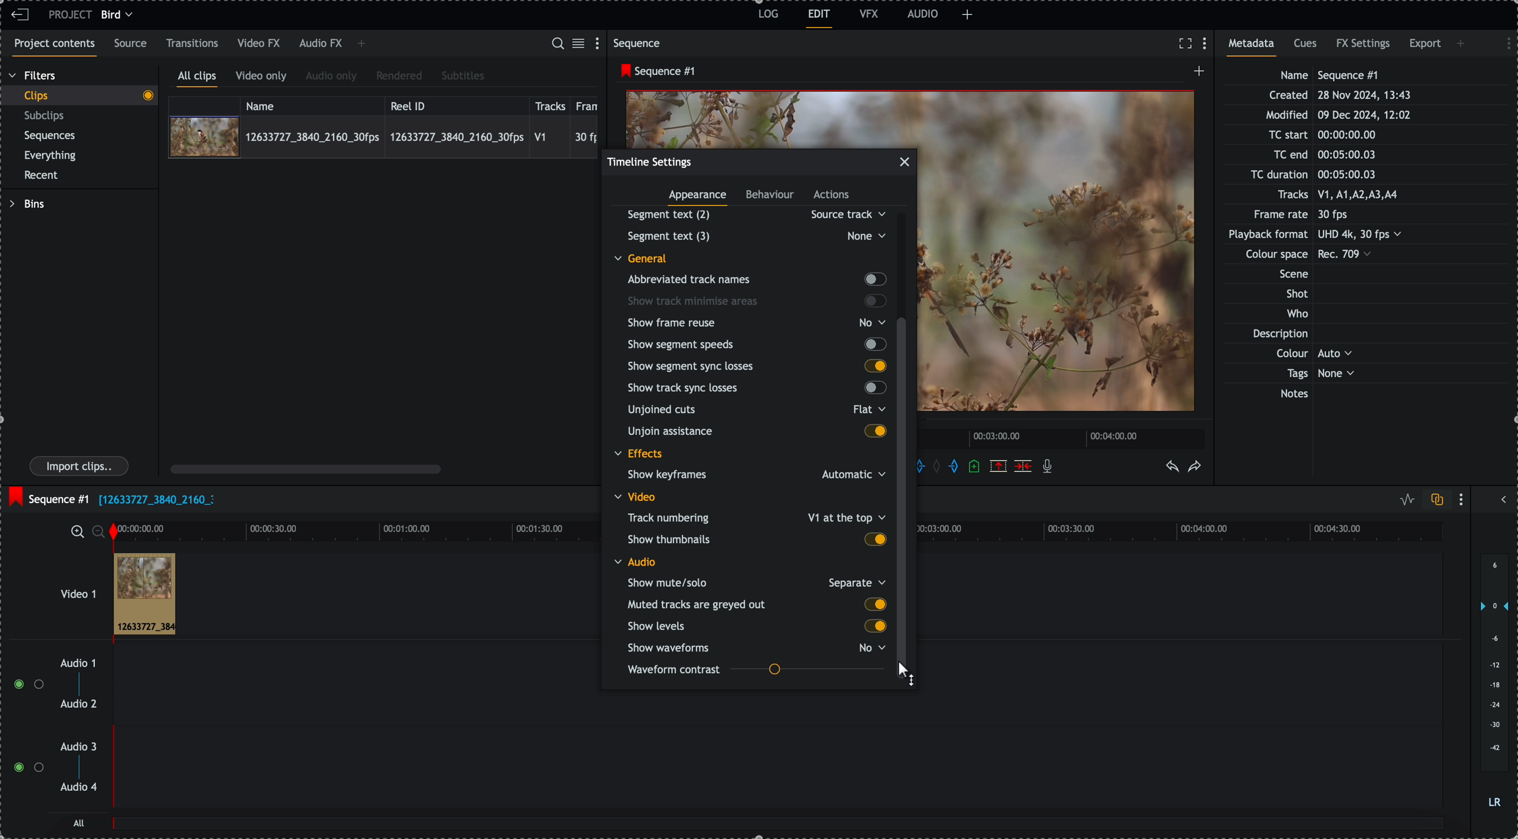  I want to click on source, so click(133, 44).